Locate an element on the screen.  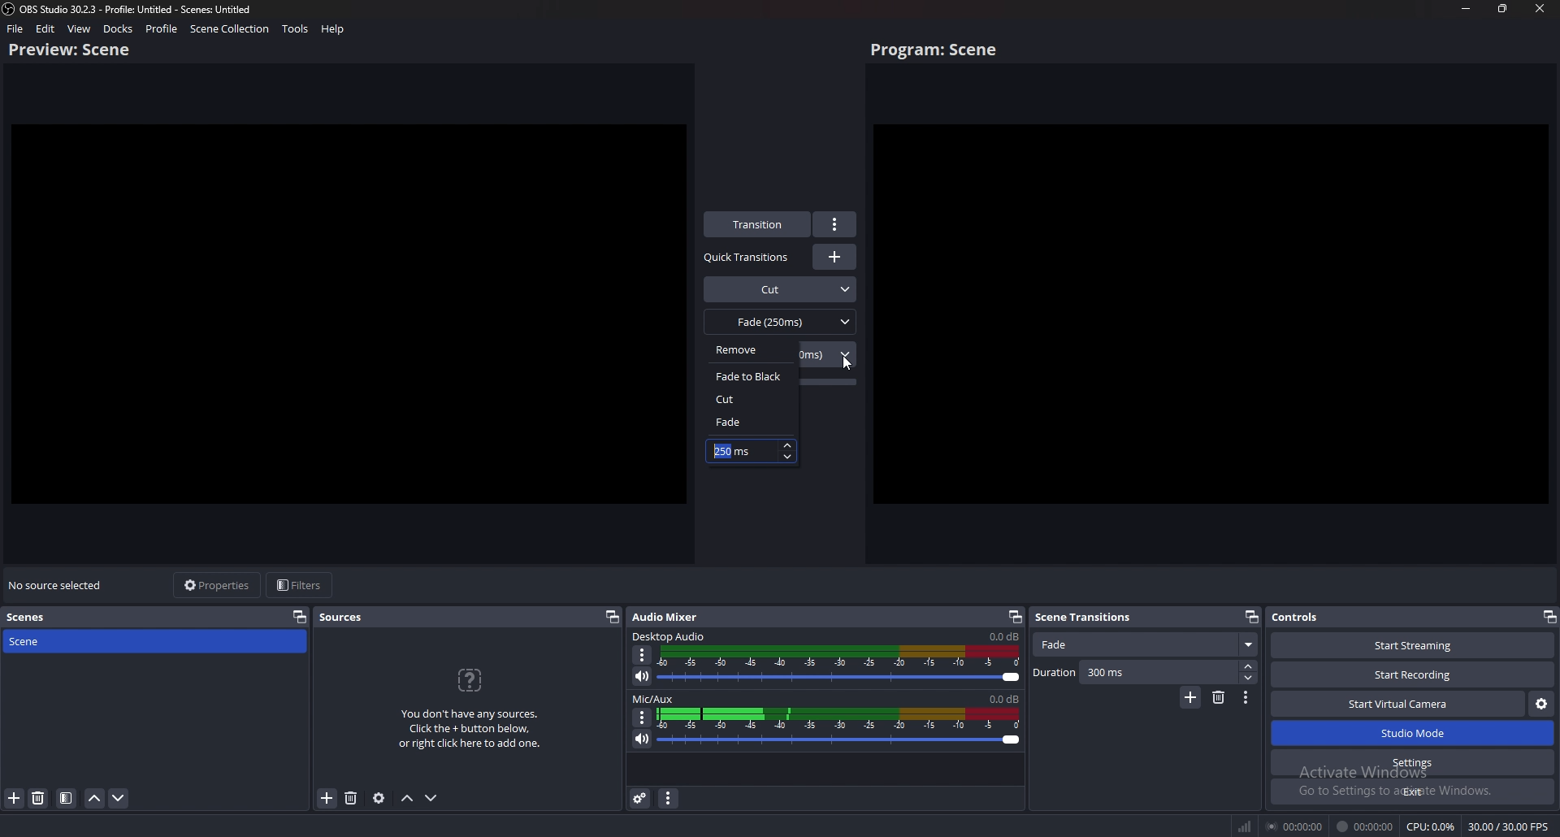
You don't have any sources.
Click the + button below,
or right click here to add one. is located at coordinates (474, 732).